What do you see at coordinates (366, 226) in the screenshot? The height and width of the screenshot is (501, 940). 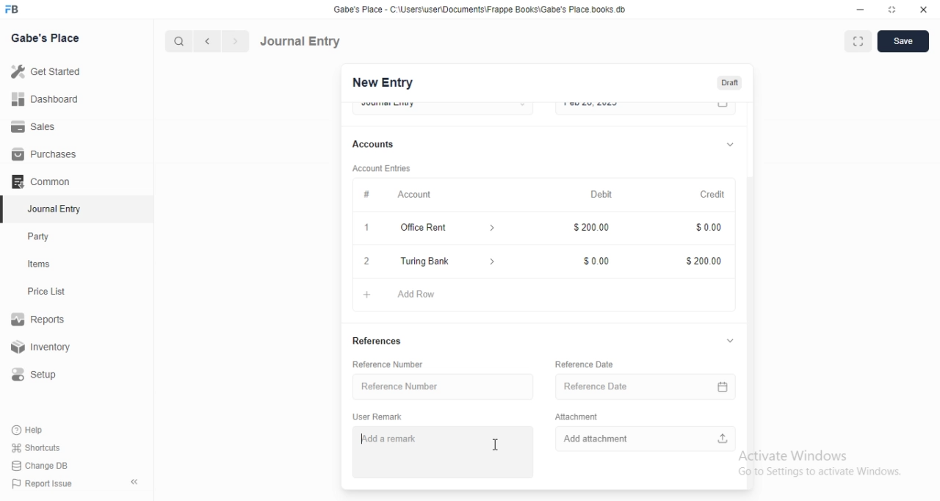 I see `1` at bounding box center [366, 226].